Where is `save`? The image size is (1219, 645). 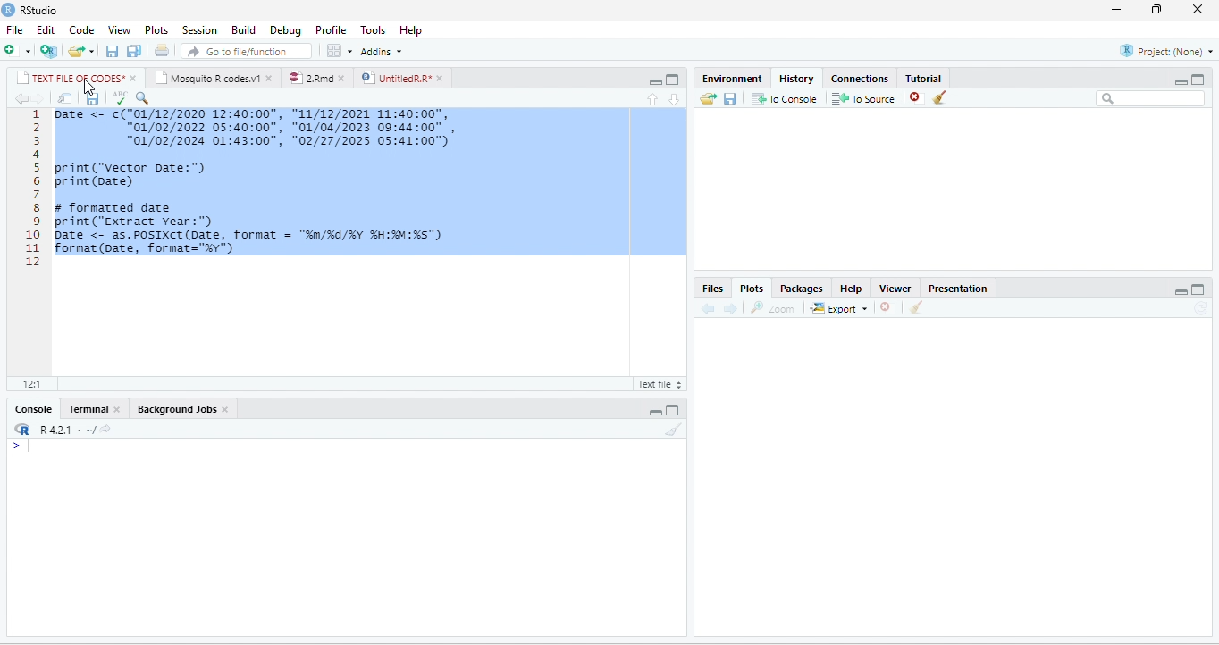 save is located at coordinates (730, 98).